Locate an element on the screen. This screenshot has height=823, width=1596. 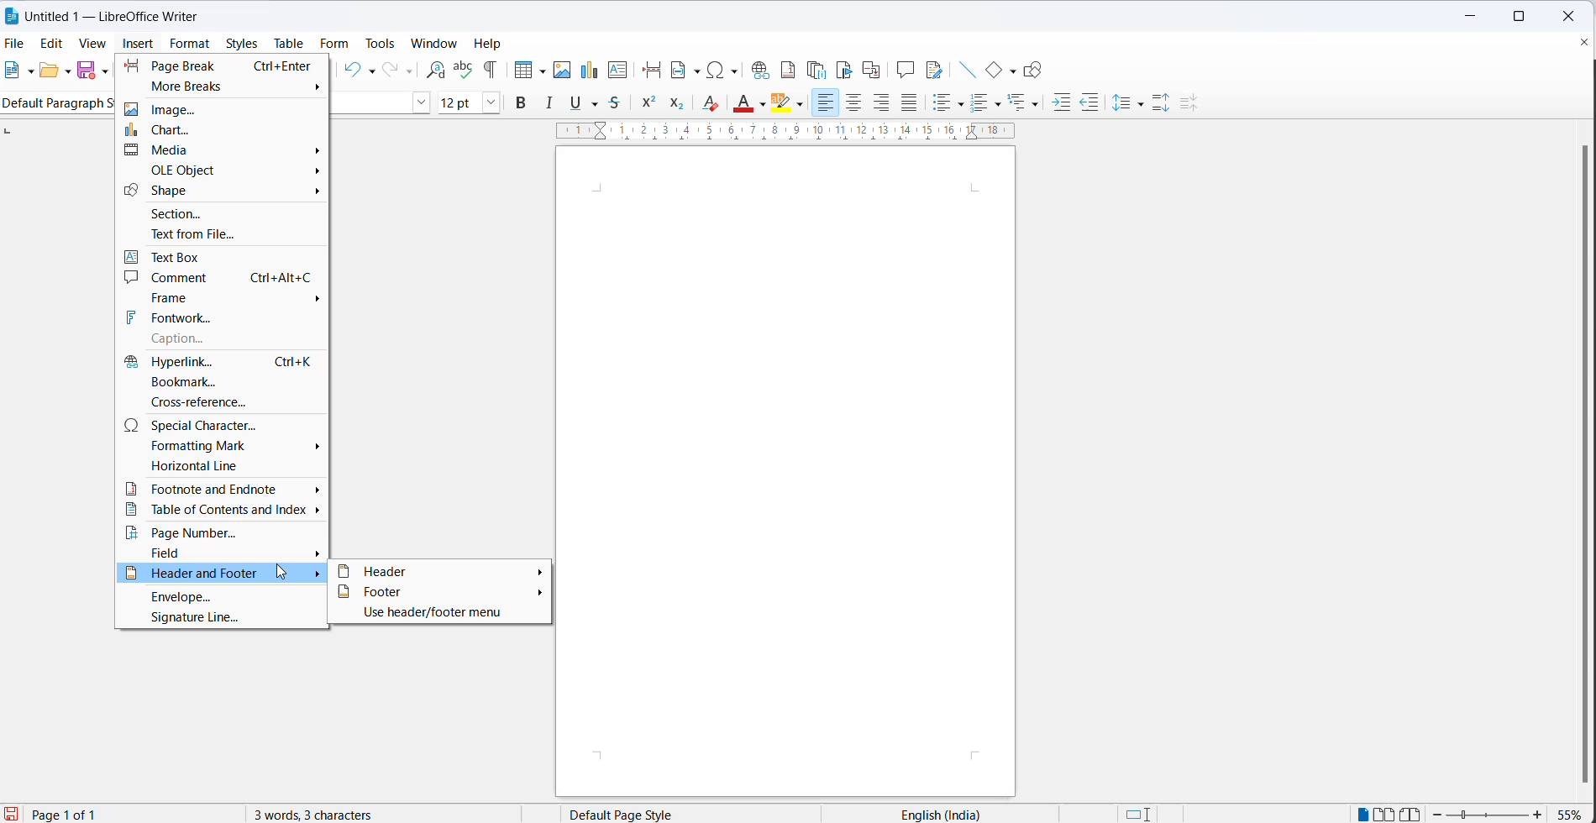
close is located at coordinates (1573, 15).